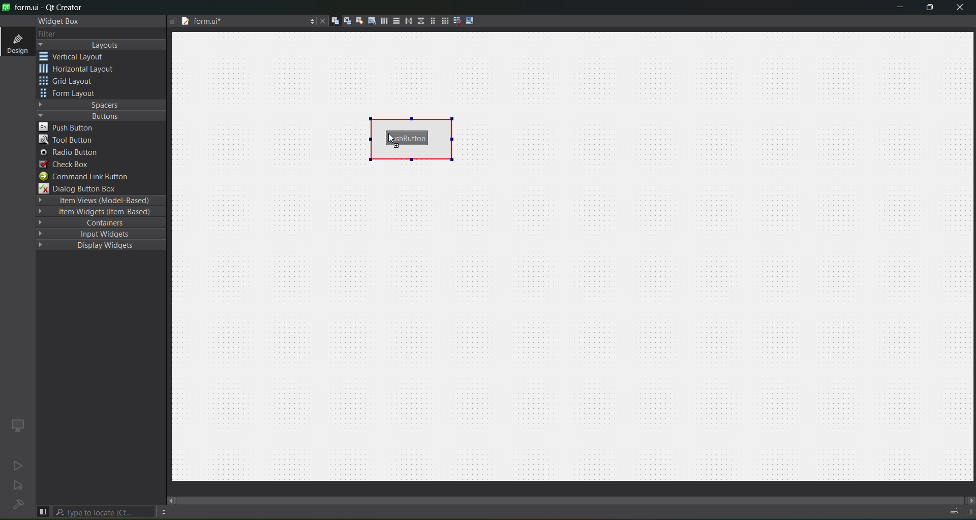 The image size is (976, 520). I want to click on item views, so click(100, 200).